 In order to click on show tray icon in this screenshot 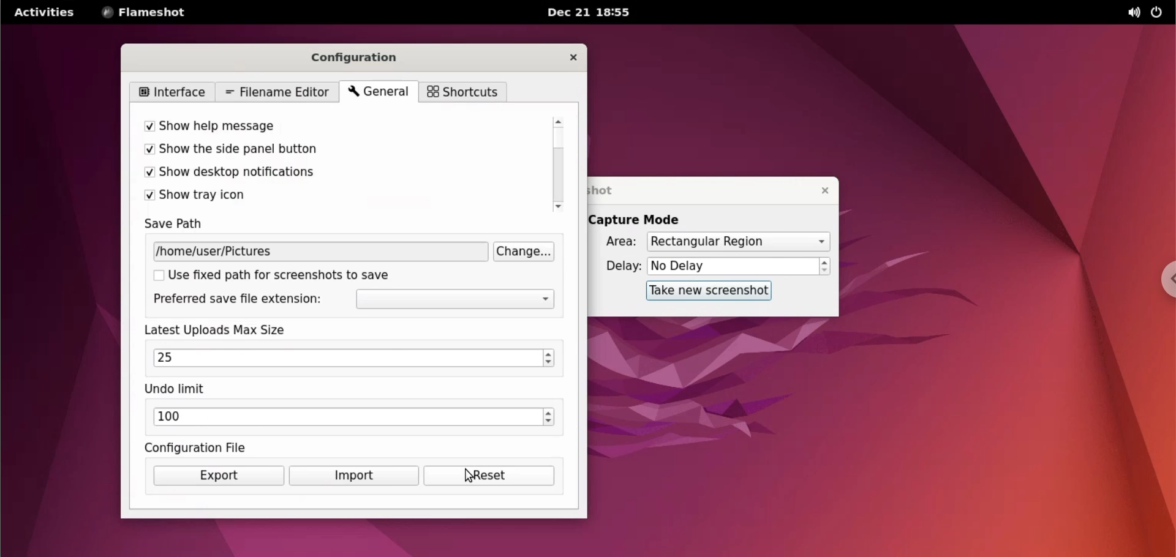, I will do `click(304, 197)`.